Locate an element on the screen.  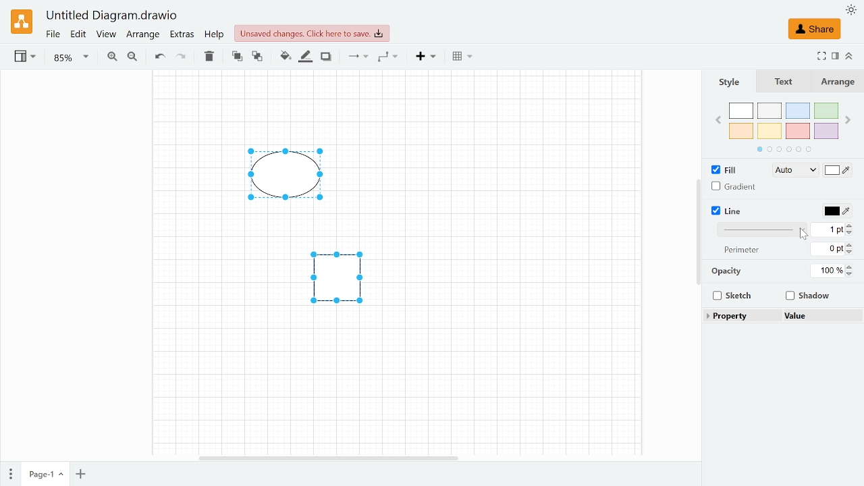
Edit is located at coordinates (79, 35).